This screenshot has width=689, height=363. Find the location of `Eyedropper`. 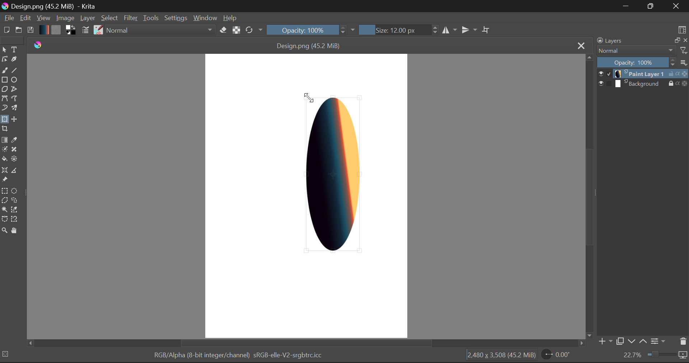

Eyedropper is located at coordinates (15, 139).